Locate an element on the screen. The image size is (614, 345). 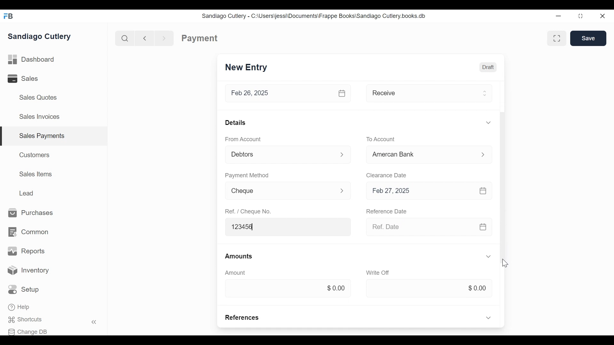
Help is located at coordinates (20, 308).